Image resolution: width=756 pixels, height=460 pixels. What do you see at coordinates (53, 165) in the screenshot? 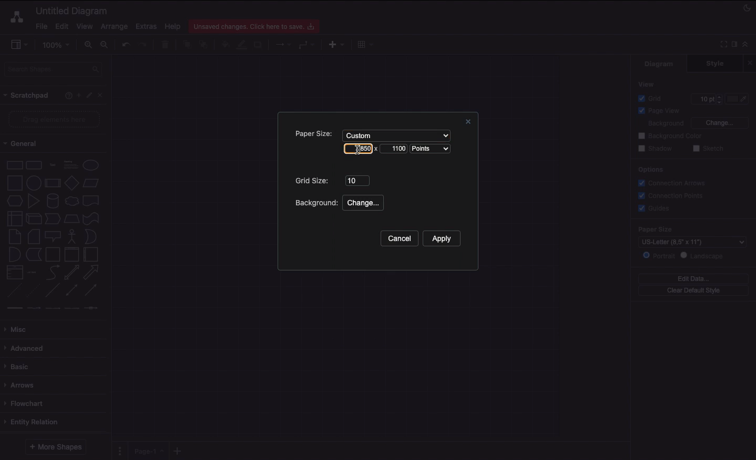
I see `Text` at bounding box center [53, 165].